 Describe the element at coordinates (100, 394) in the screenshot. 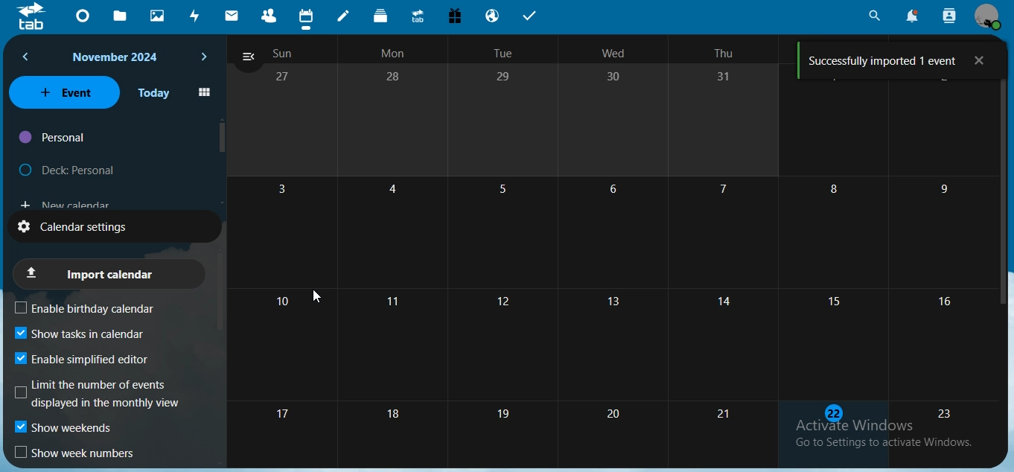

I see `limit the number of events displayed in the monthly view` at that location.